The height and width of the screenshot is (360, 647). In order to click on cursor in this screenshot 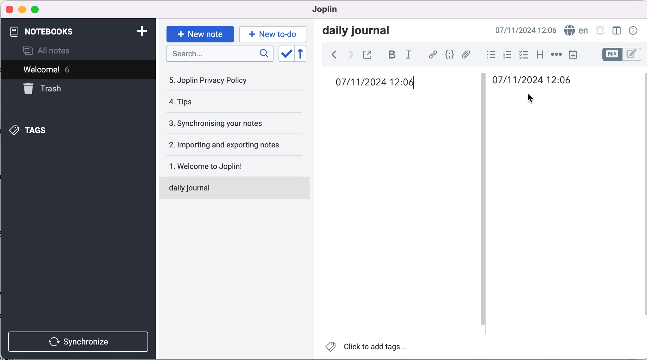, I will do `click(528, 99)`.